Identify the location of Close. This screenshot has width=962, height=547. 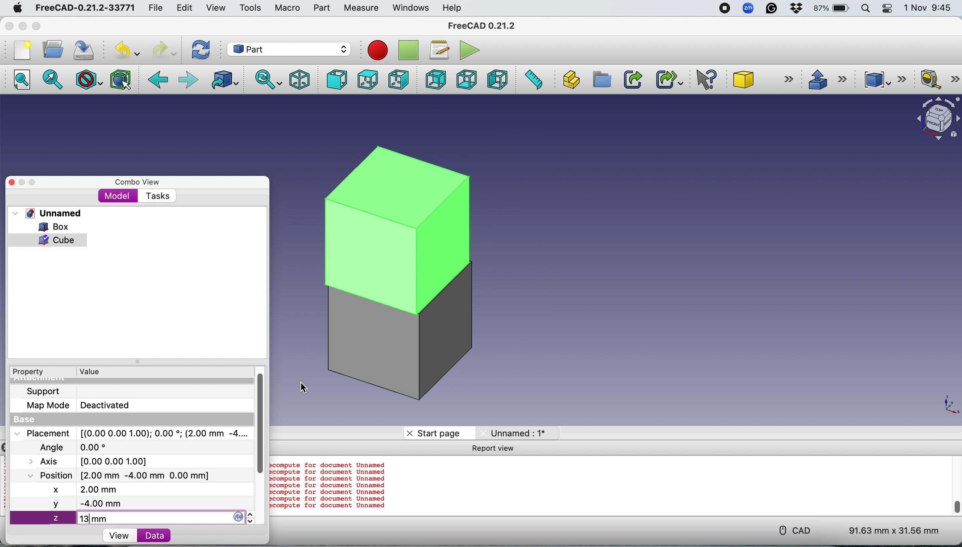
(12, 183).